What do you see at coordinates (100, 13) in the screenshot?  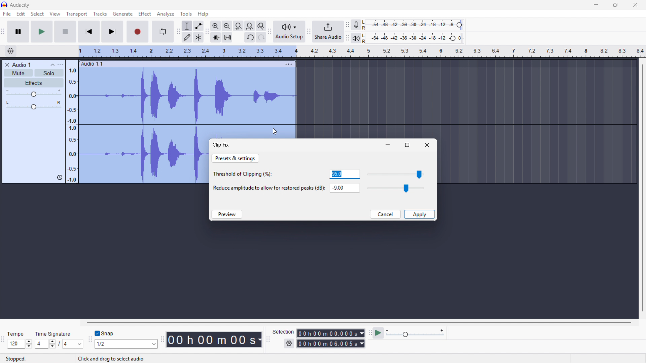 I see `Tracks` at bounding box center [100, 13].